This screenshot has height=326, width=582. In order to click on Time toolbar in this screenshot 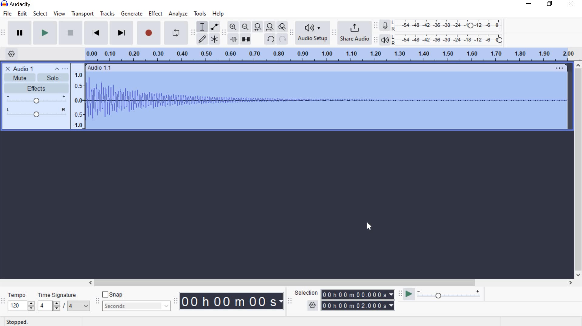, I will do `click(175, 301)`.